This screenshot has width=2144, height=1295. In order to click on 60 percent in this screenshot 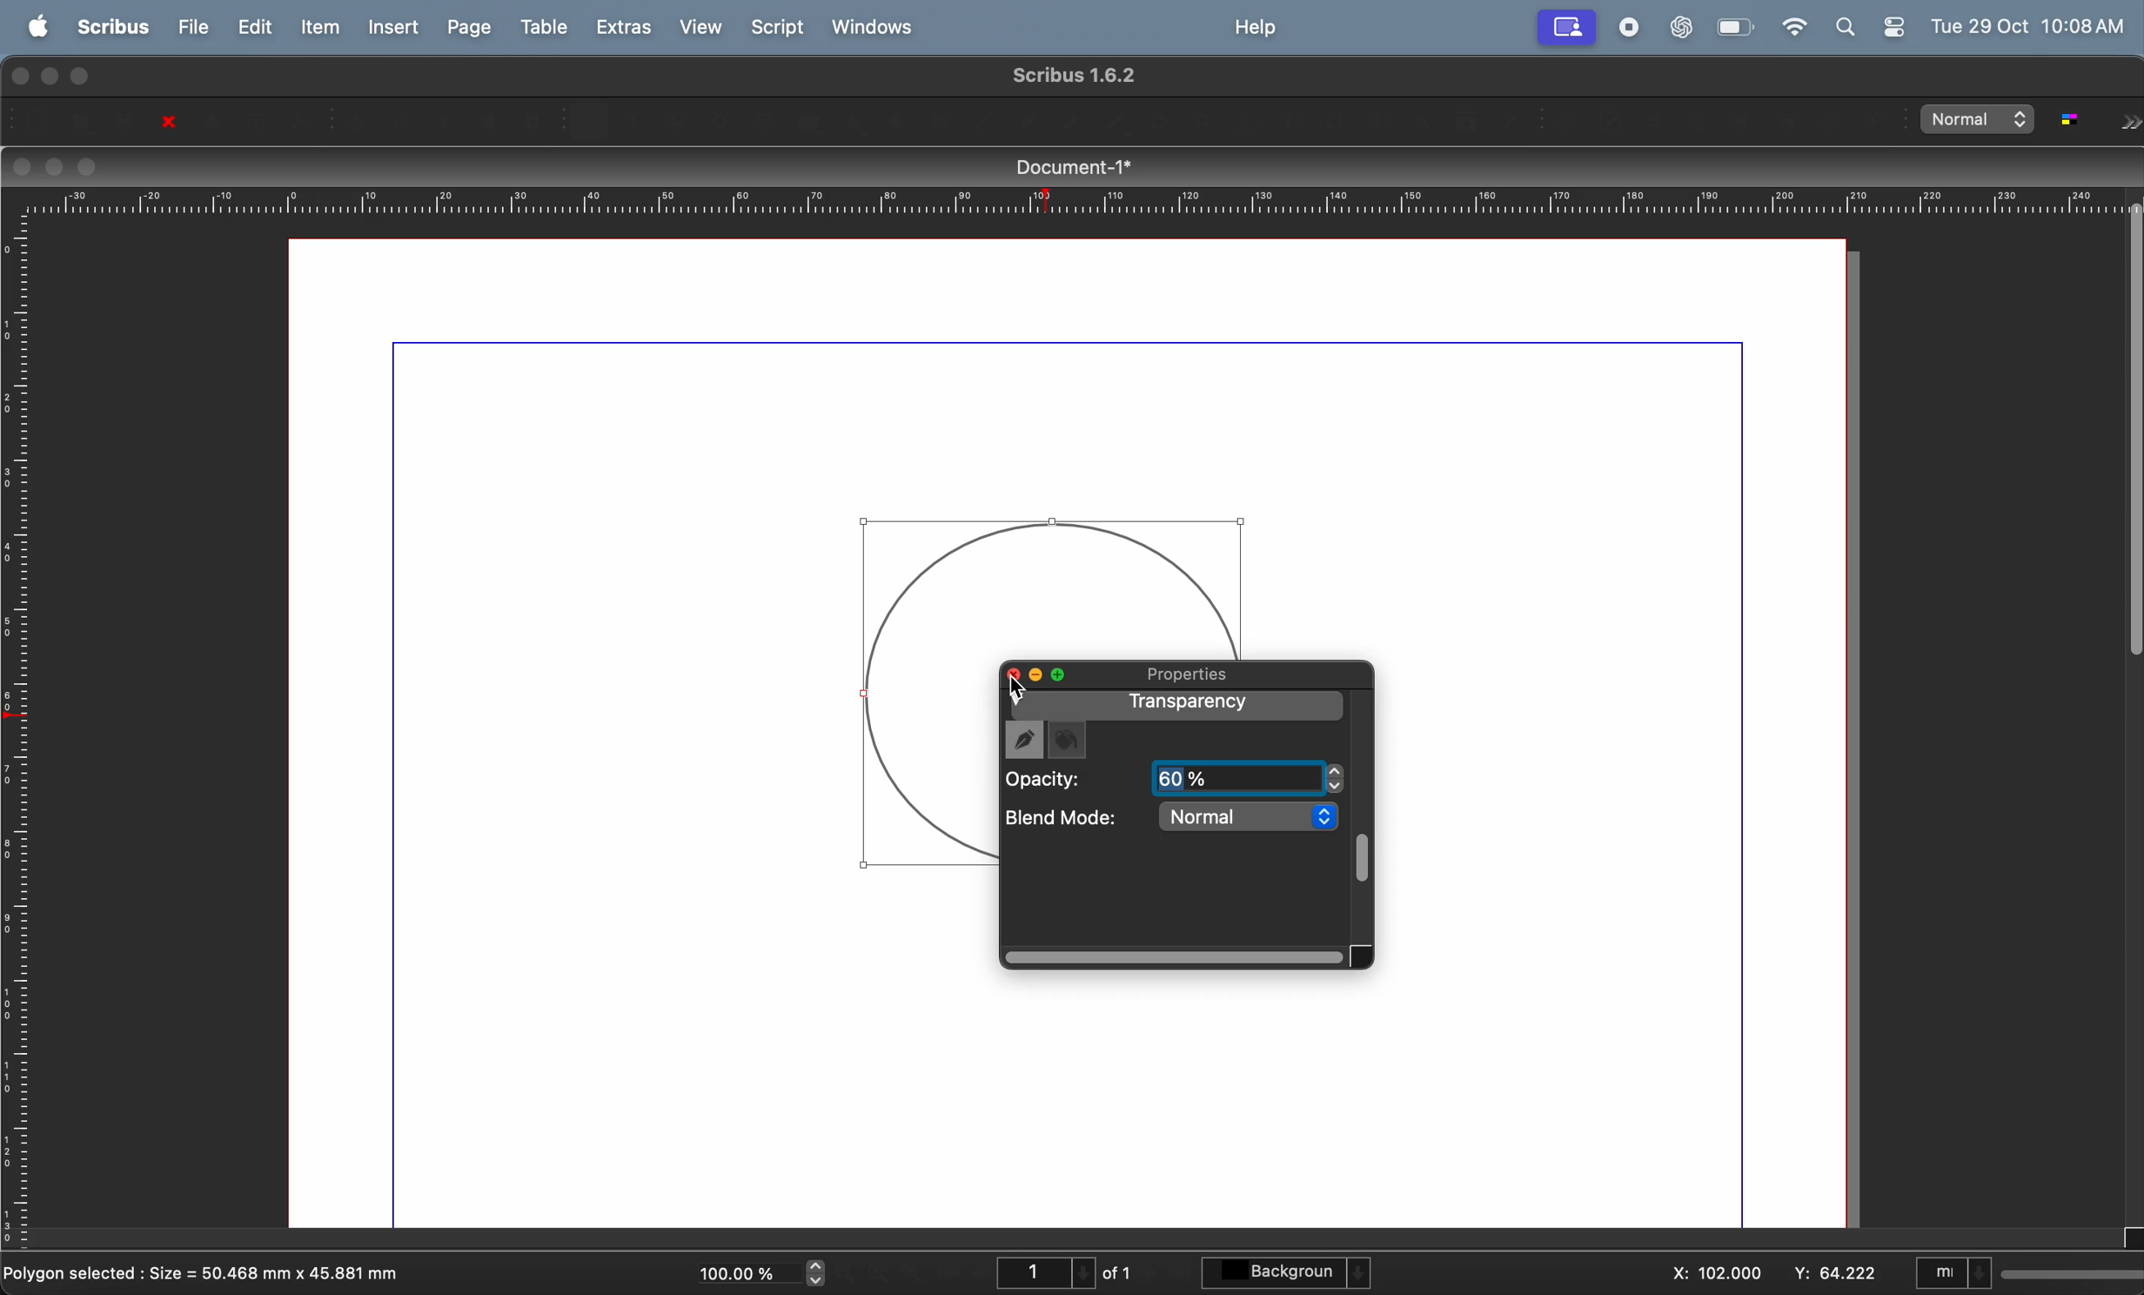, I will do `click(1248, 777)`.